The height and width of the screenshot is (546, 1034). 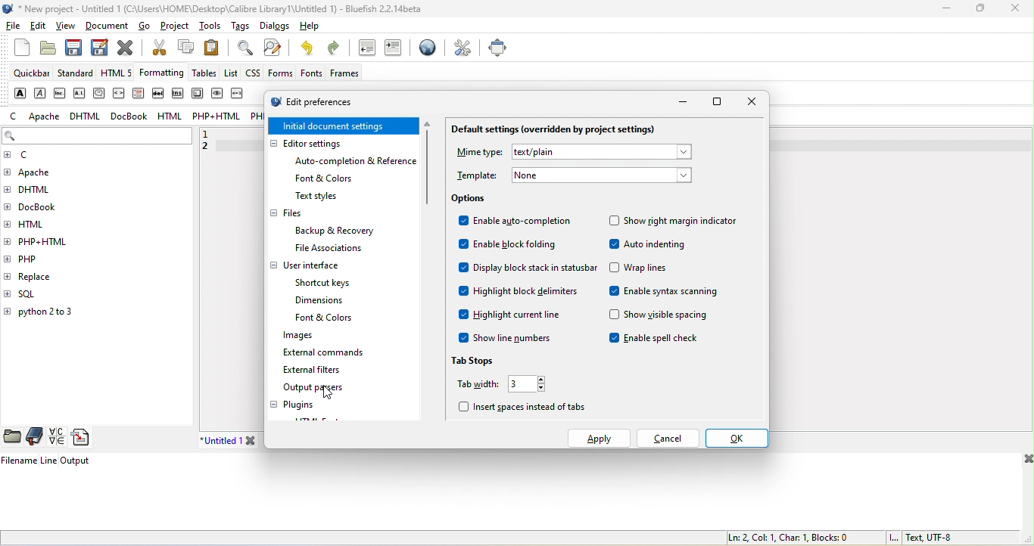 I want to click on tools, so click(x=210, y=26).